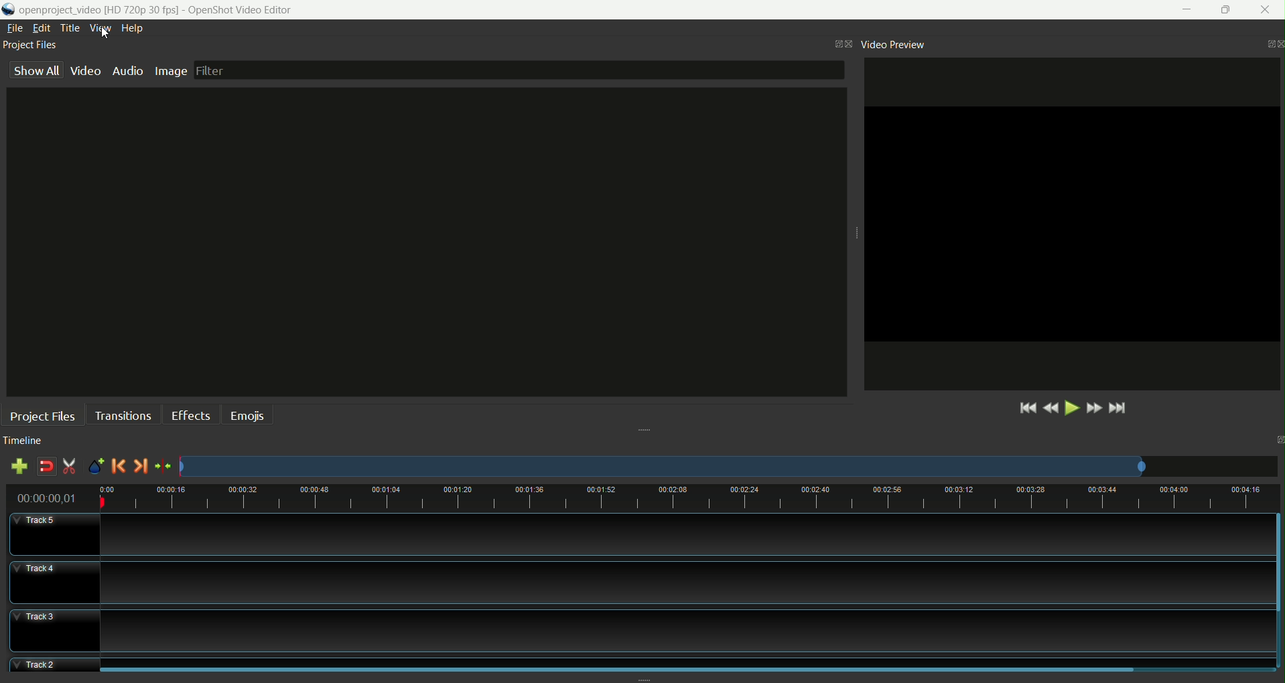  Describe the element at coordinates (1095, 406) in the screenshot. I see `fast forward` at that location.